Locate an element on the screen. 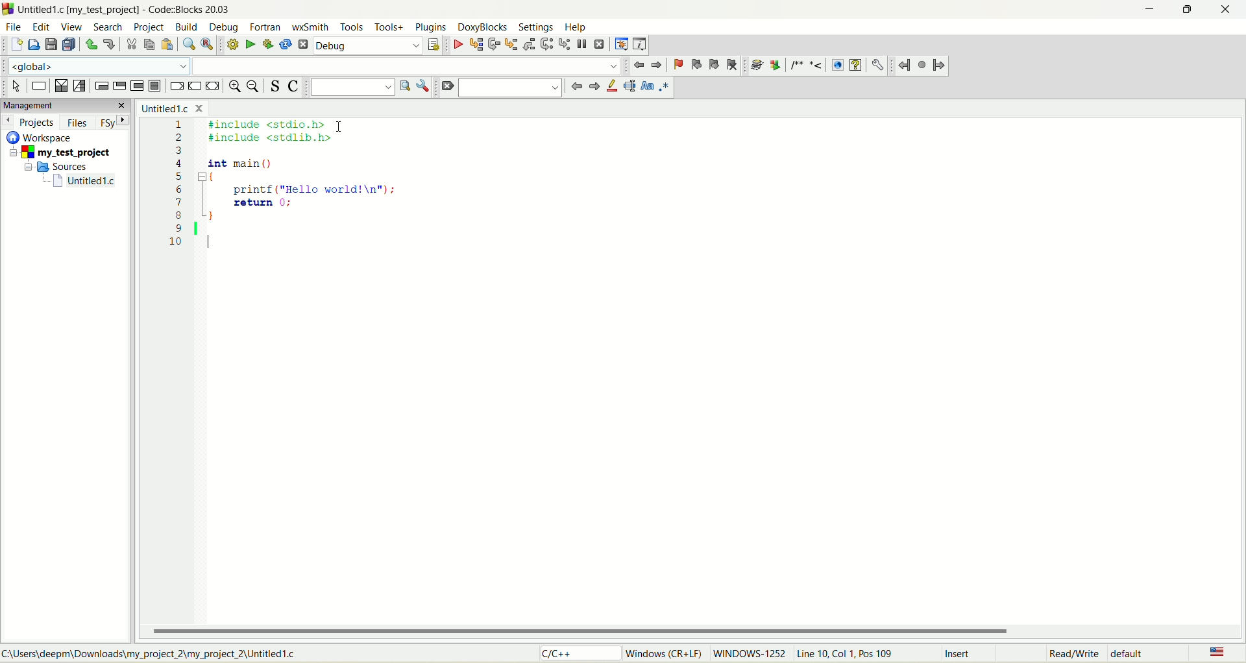 Image resolution: width=1246 pixels, height=663 pixels. abort is located at coordinates (302, 44).